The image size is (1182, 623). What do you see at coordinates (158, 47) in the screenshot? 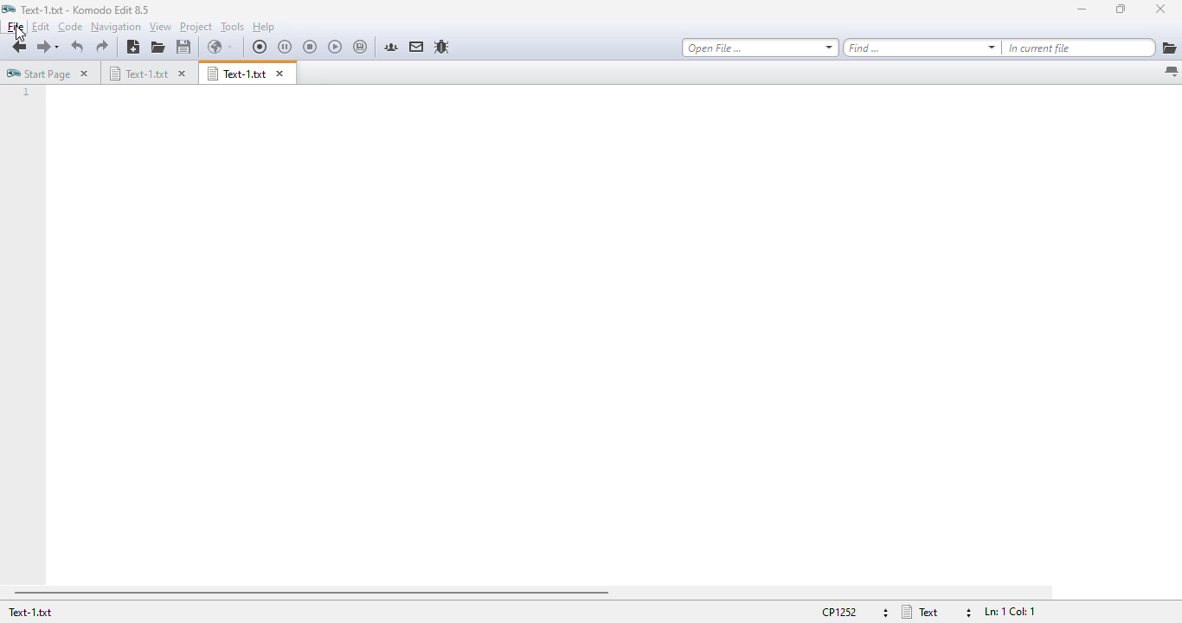
I see `open file` at bounding box center [158, 47].